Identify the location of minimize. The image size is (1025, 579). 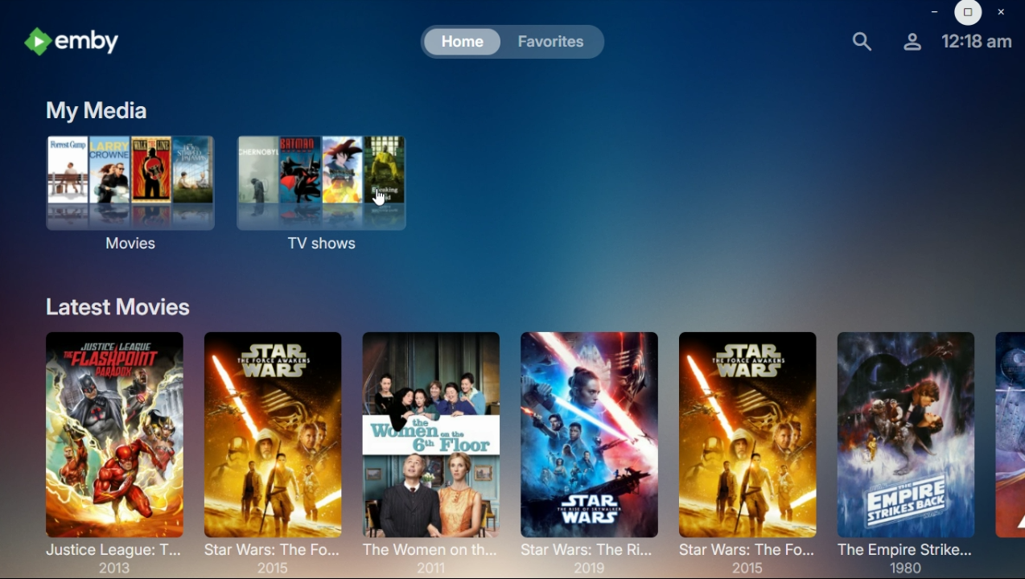
(935, 10).